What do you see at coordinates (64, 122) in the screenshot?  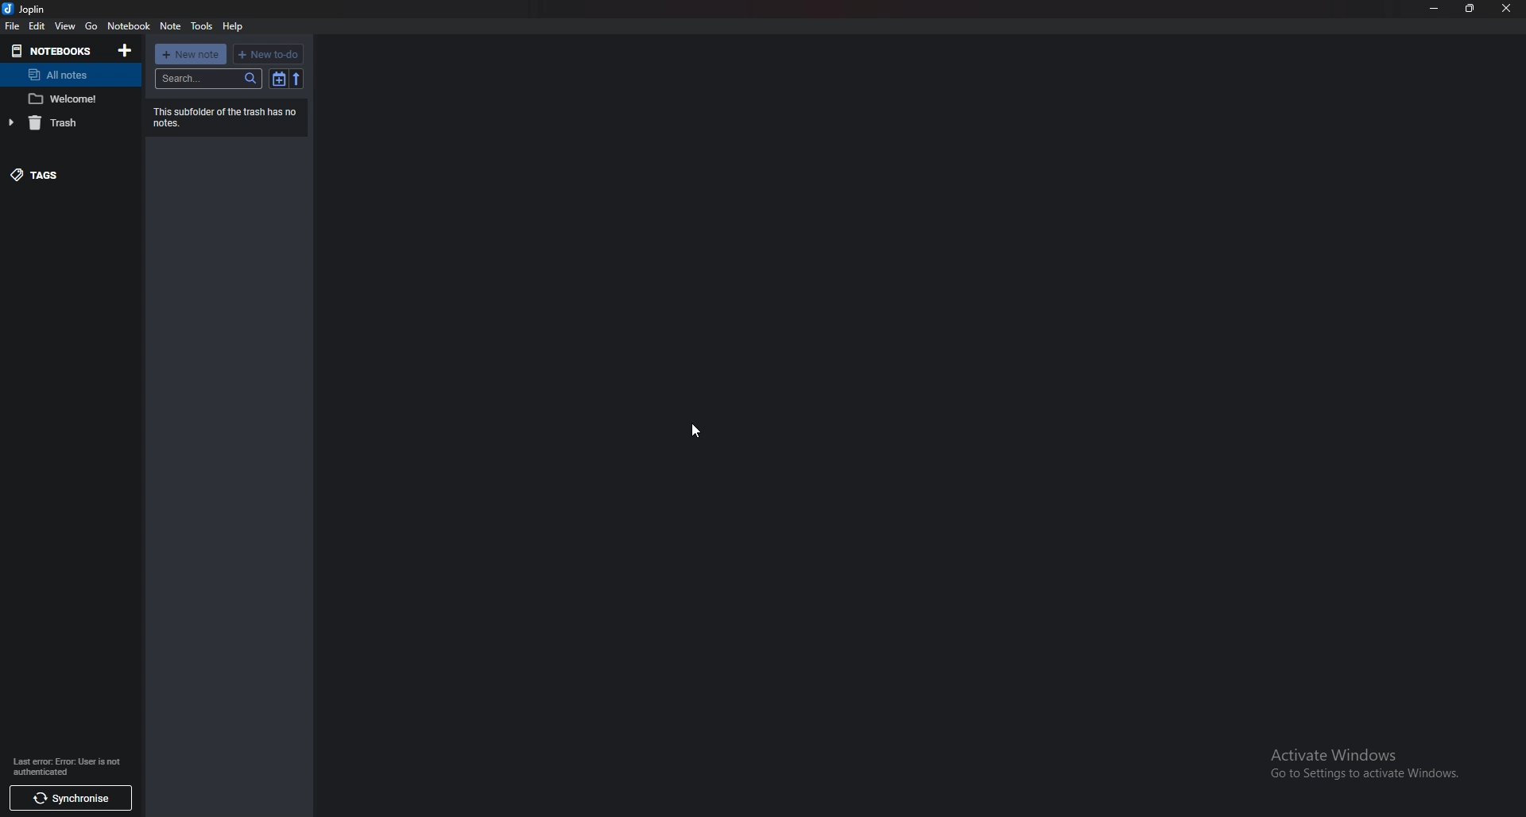 I see `trash` at bounding box center [64, 122].